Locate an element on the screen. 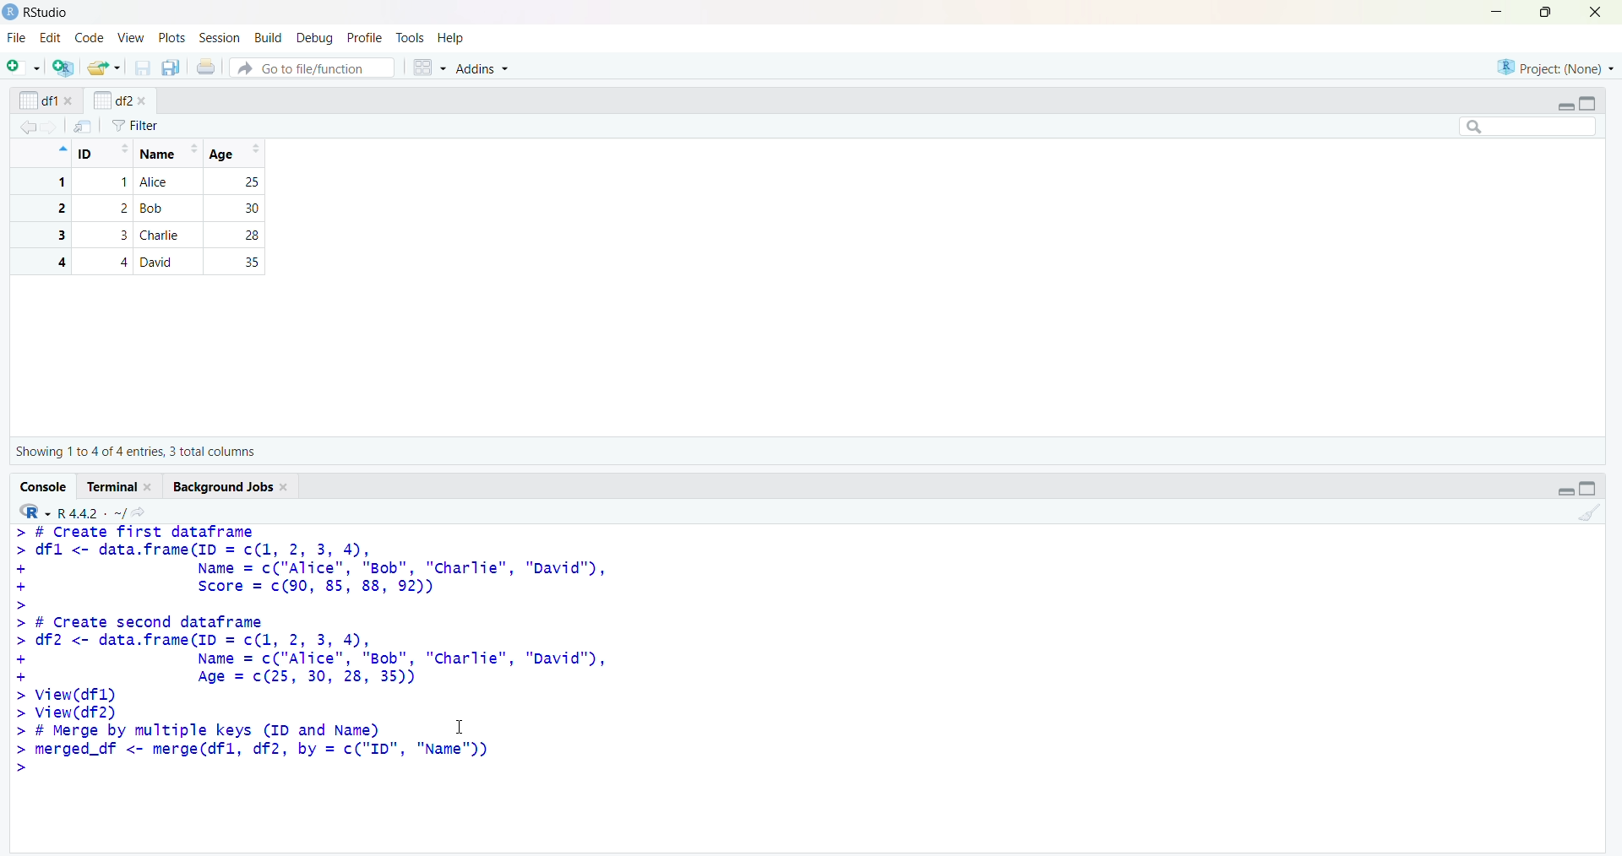 This screenshot has height=856, width=1622. minimise is located at coordinates (1497, 11).